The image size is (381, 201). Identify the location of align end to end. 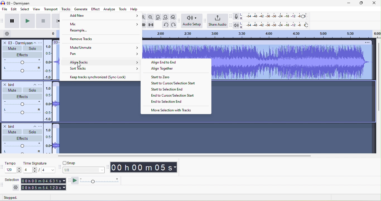
(167, 63).